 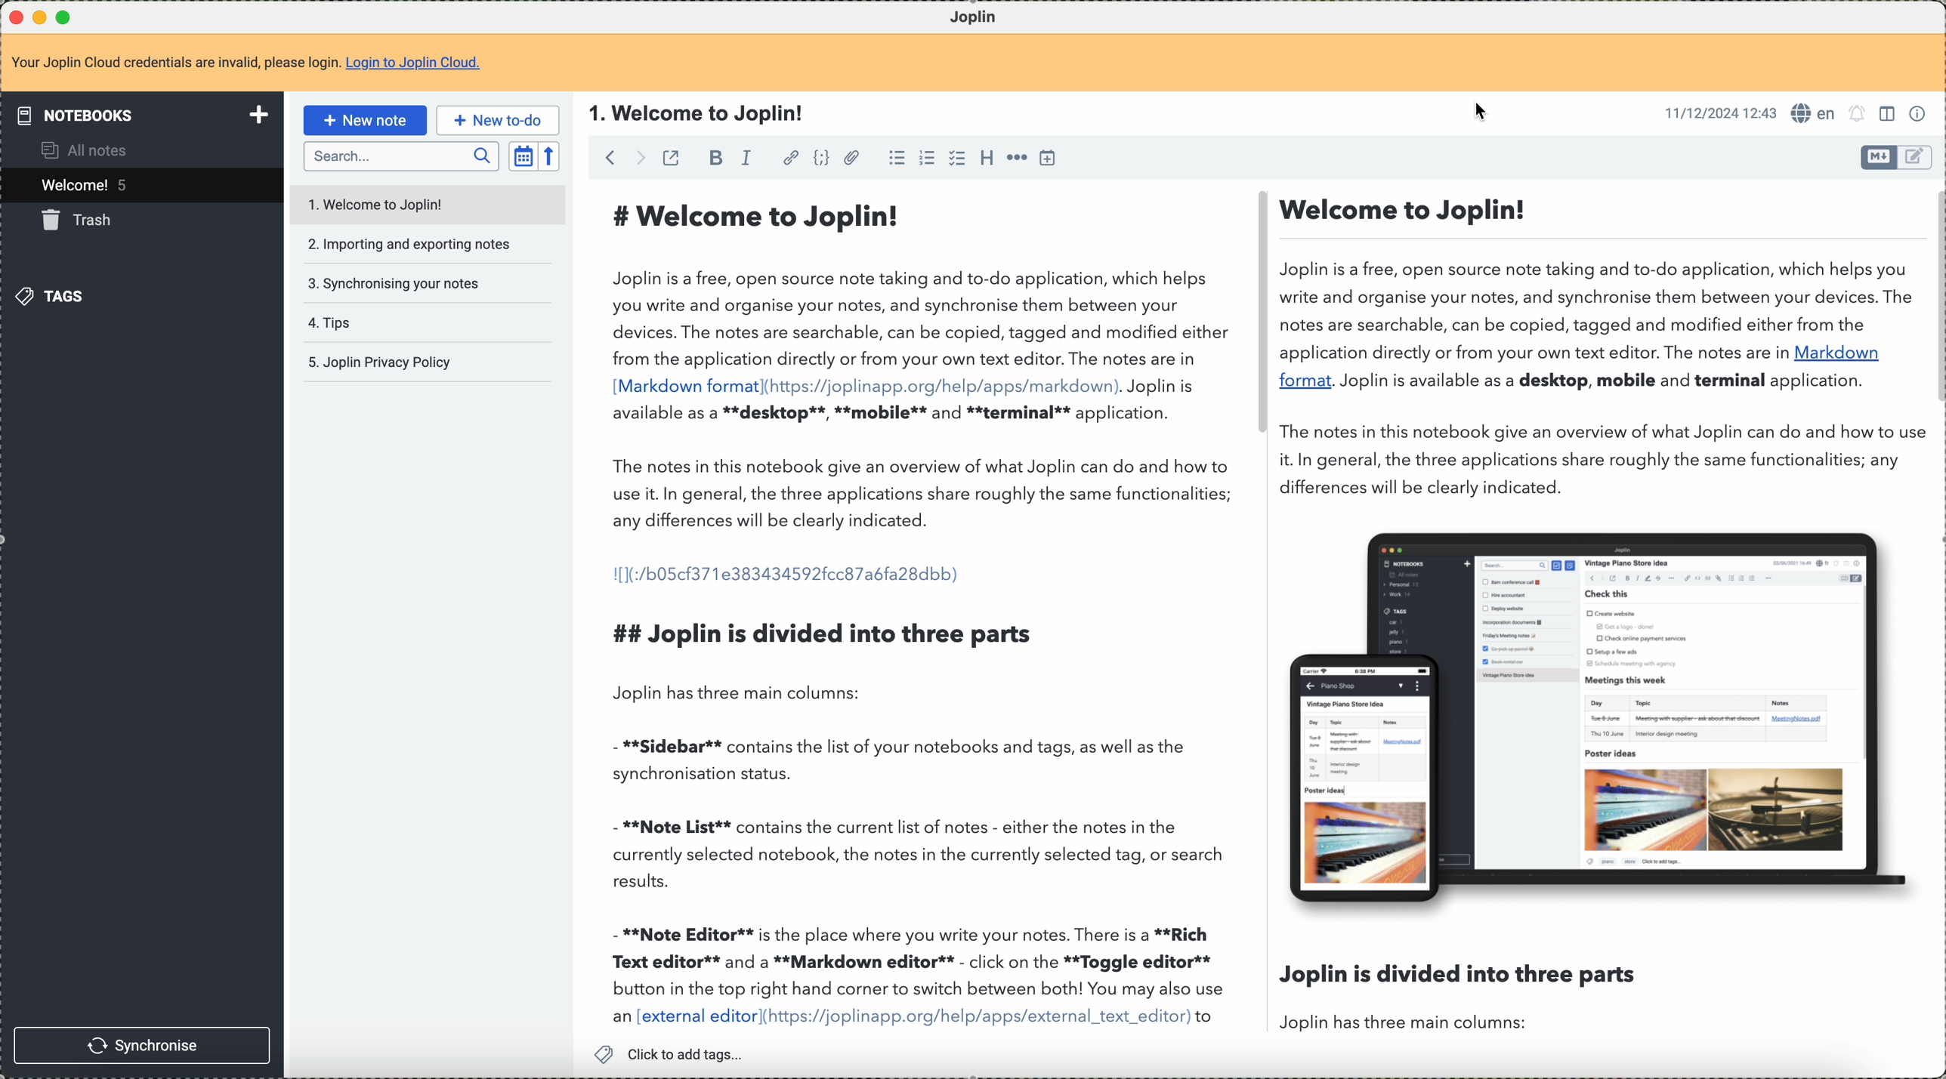 I want to click on toggle editor layouts, so click(x=1889, y=114).